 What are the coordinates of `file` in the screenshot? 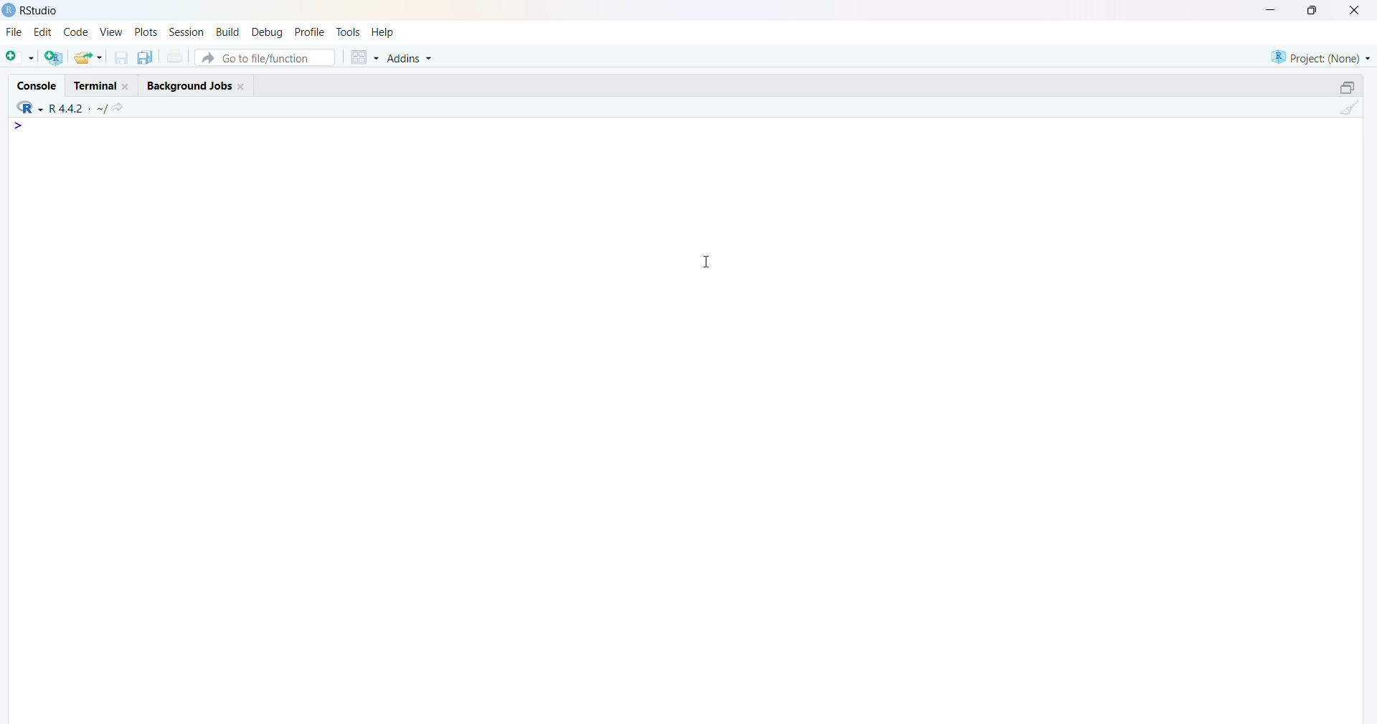 It's located at (16, 31).